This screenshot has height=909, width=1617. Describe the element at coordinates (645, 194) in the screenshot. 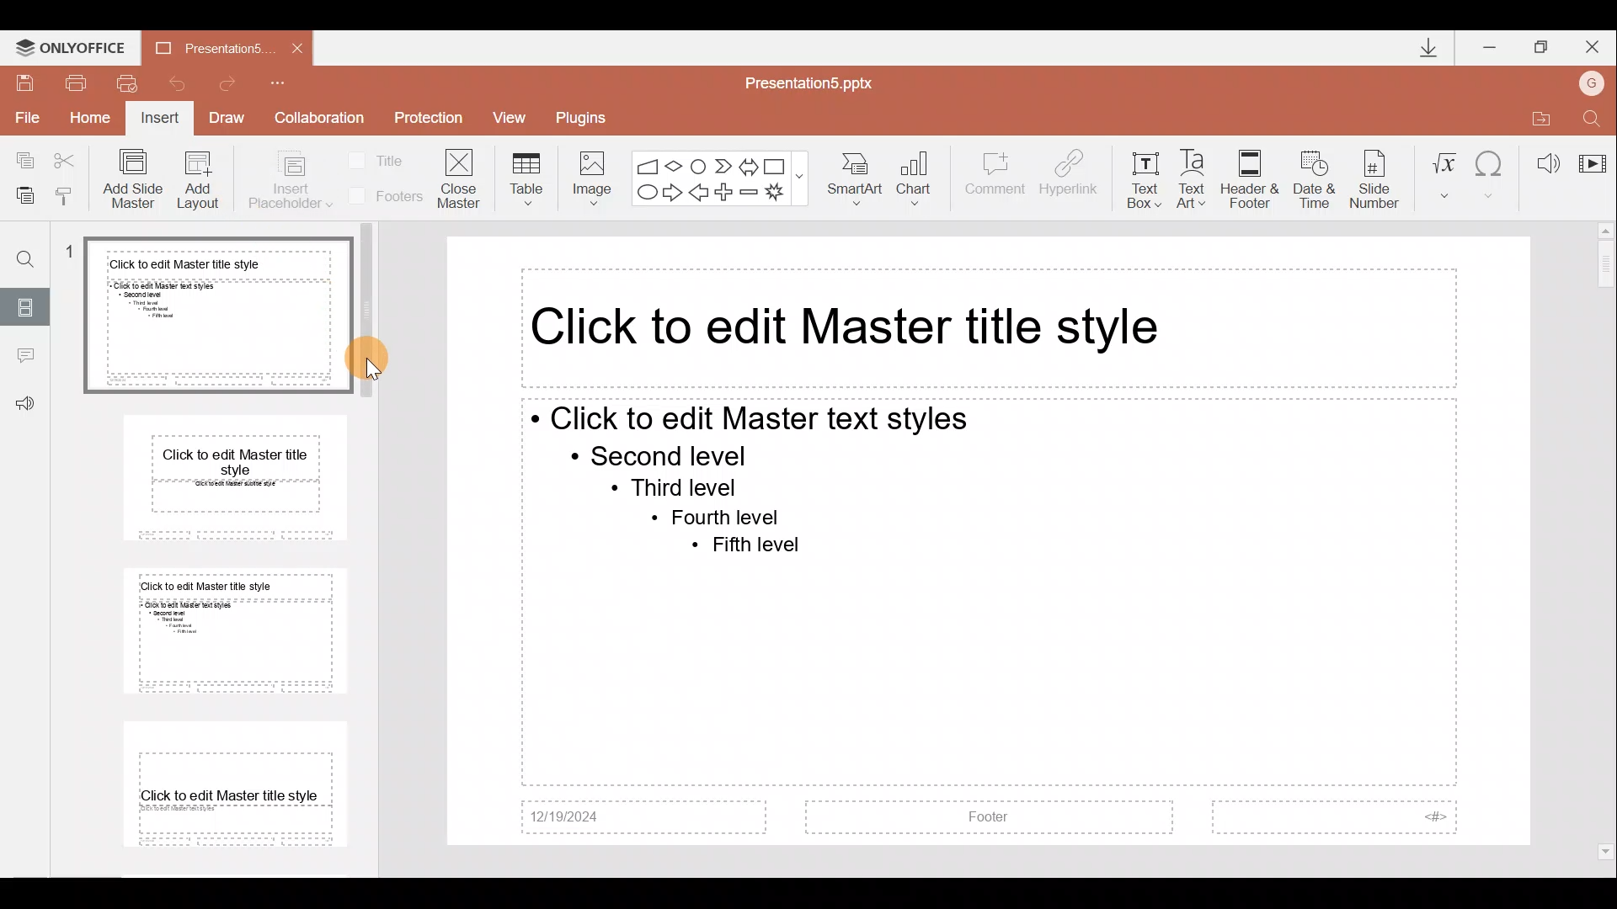

I see `Ellipse` at that location.